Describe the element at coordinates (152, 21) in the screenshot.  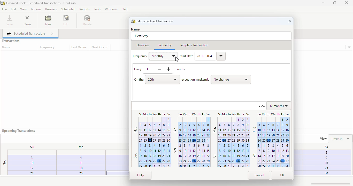
I see `dit Scheduled Transaction` at that location.